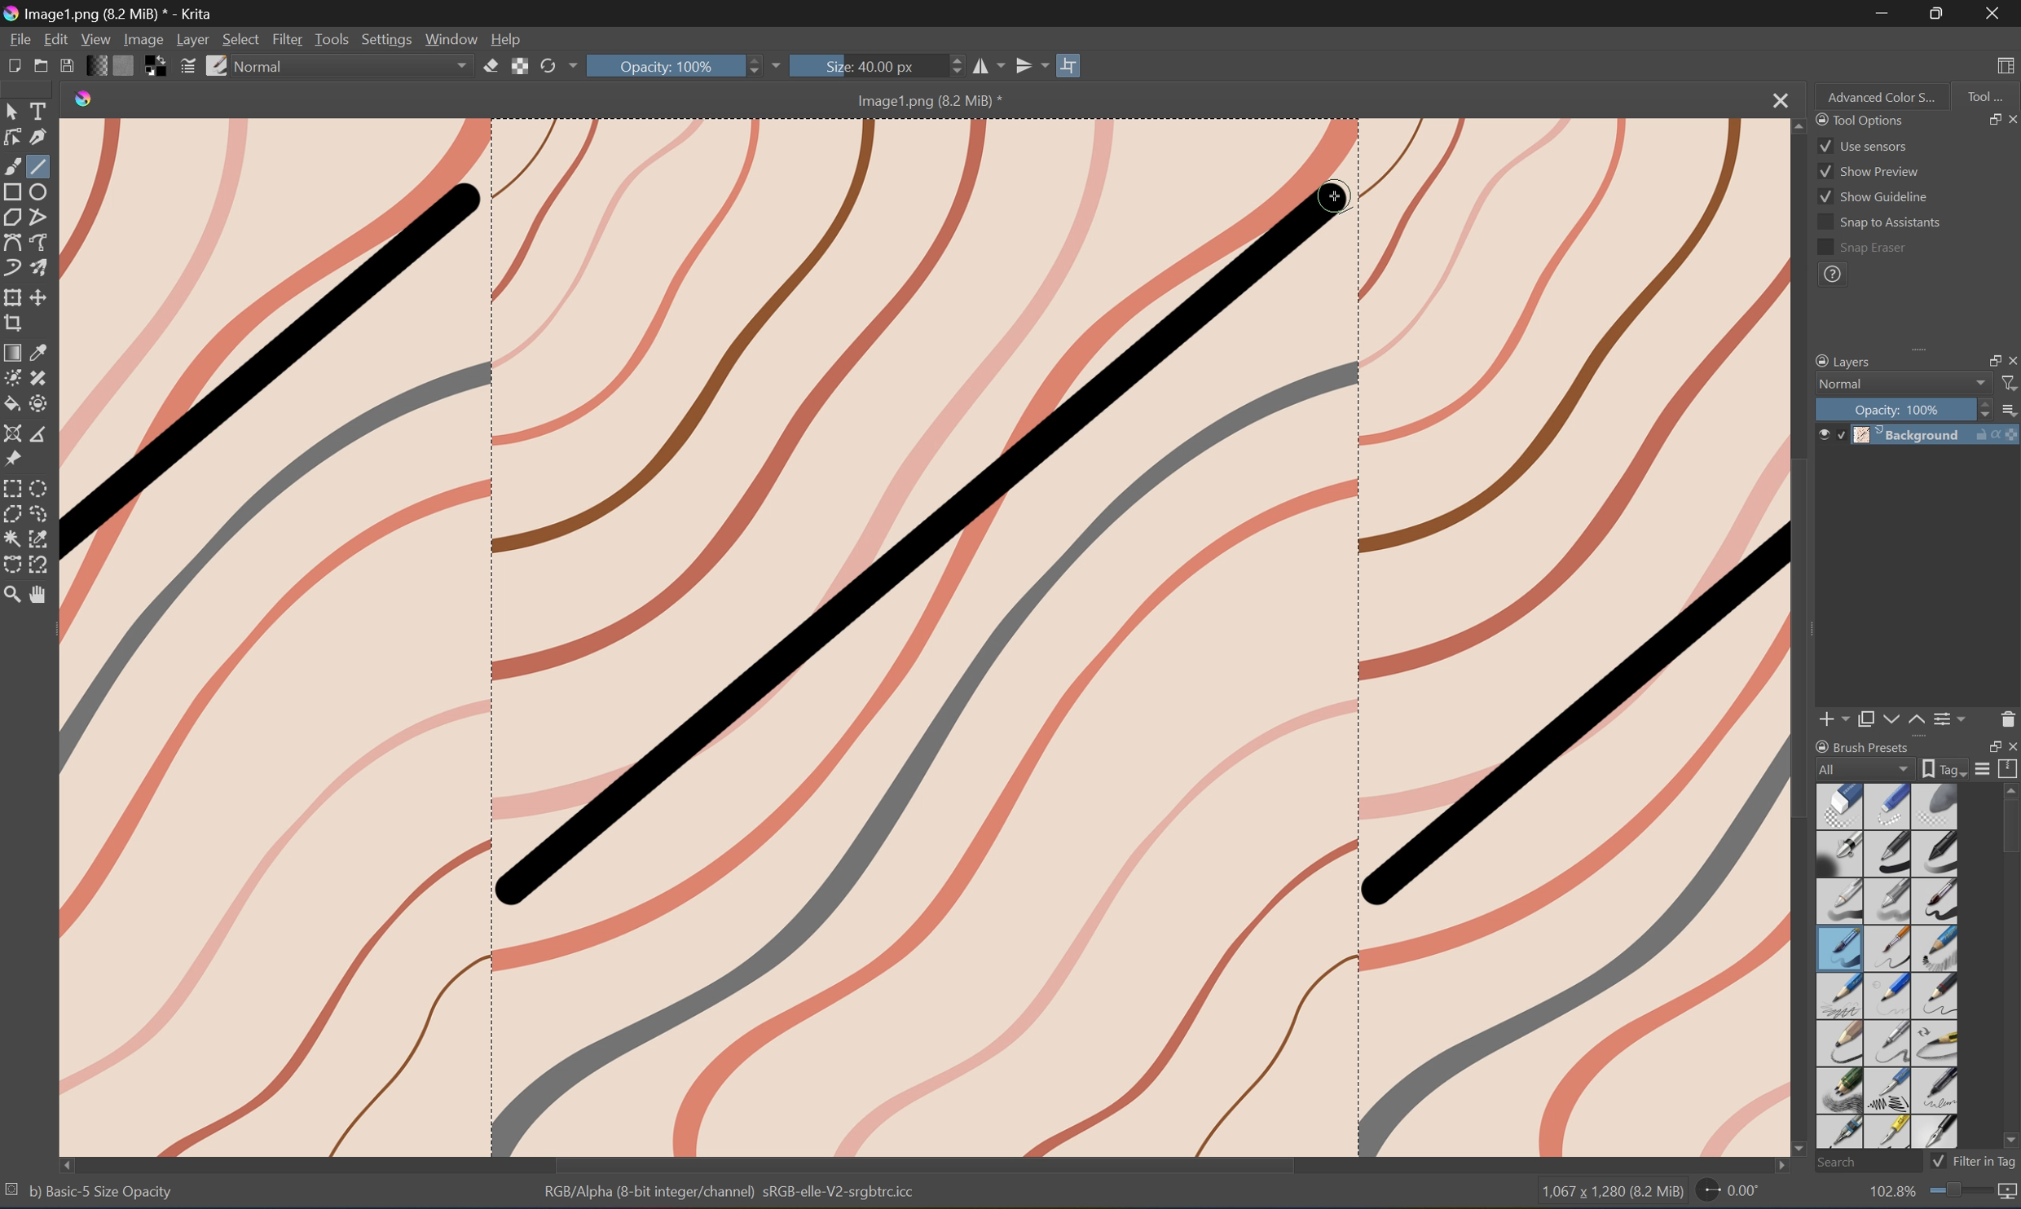  Describe the element at coordinates (13, 376) in the screenshot. I see `Colorize mask tool` at that location.